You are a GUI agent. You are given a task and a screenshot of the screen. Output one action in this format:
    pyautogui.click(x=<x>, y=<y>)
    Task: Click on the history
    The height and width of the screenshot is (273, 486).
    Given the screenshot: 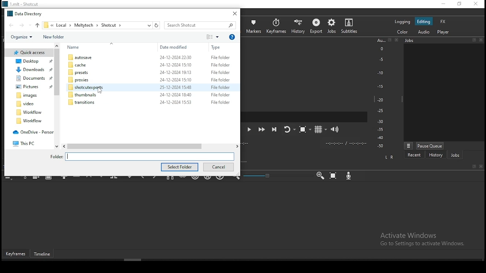 What is the action you would take?
    pyautogui.click(x=436, y=155)
    